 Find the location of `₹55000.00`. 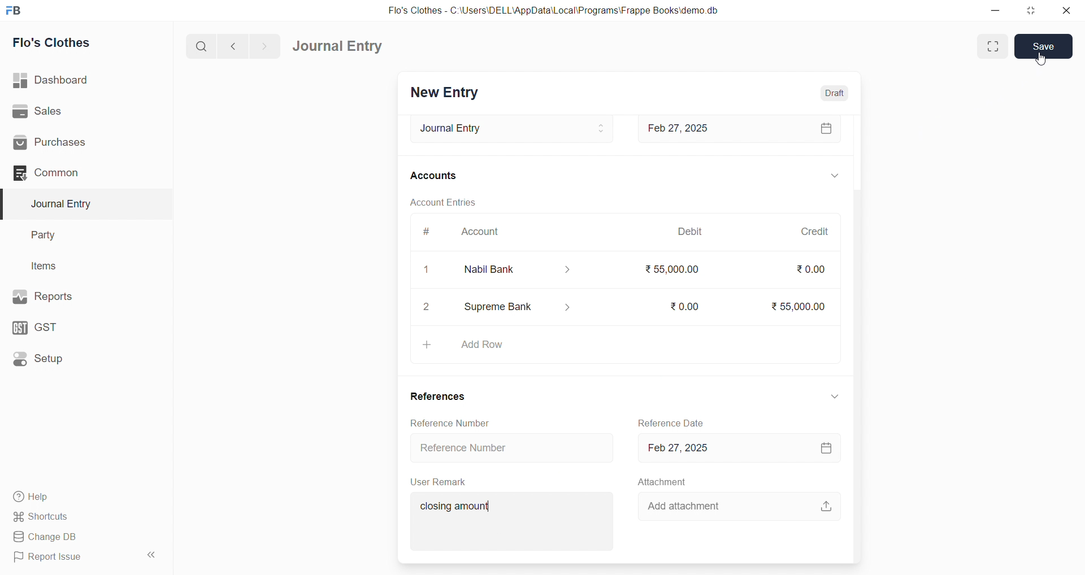

₹55000.00 is located at coordinates (668, 267).